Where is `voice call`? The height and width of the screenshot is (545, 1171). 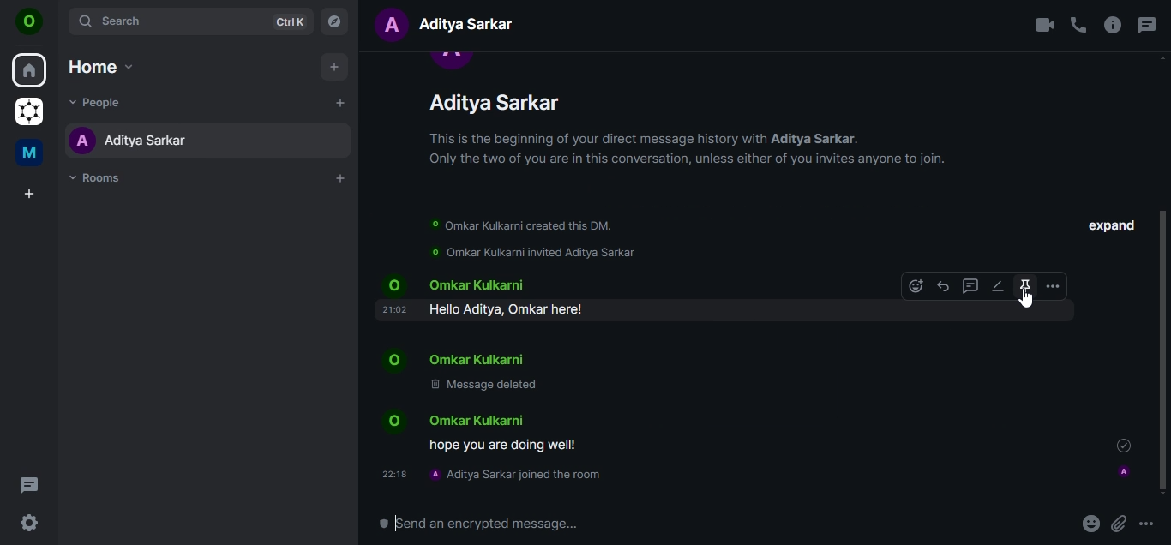 voice call is located at coordinates (1080, 25).